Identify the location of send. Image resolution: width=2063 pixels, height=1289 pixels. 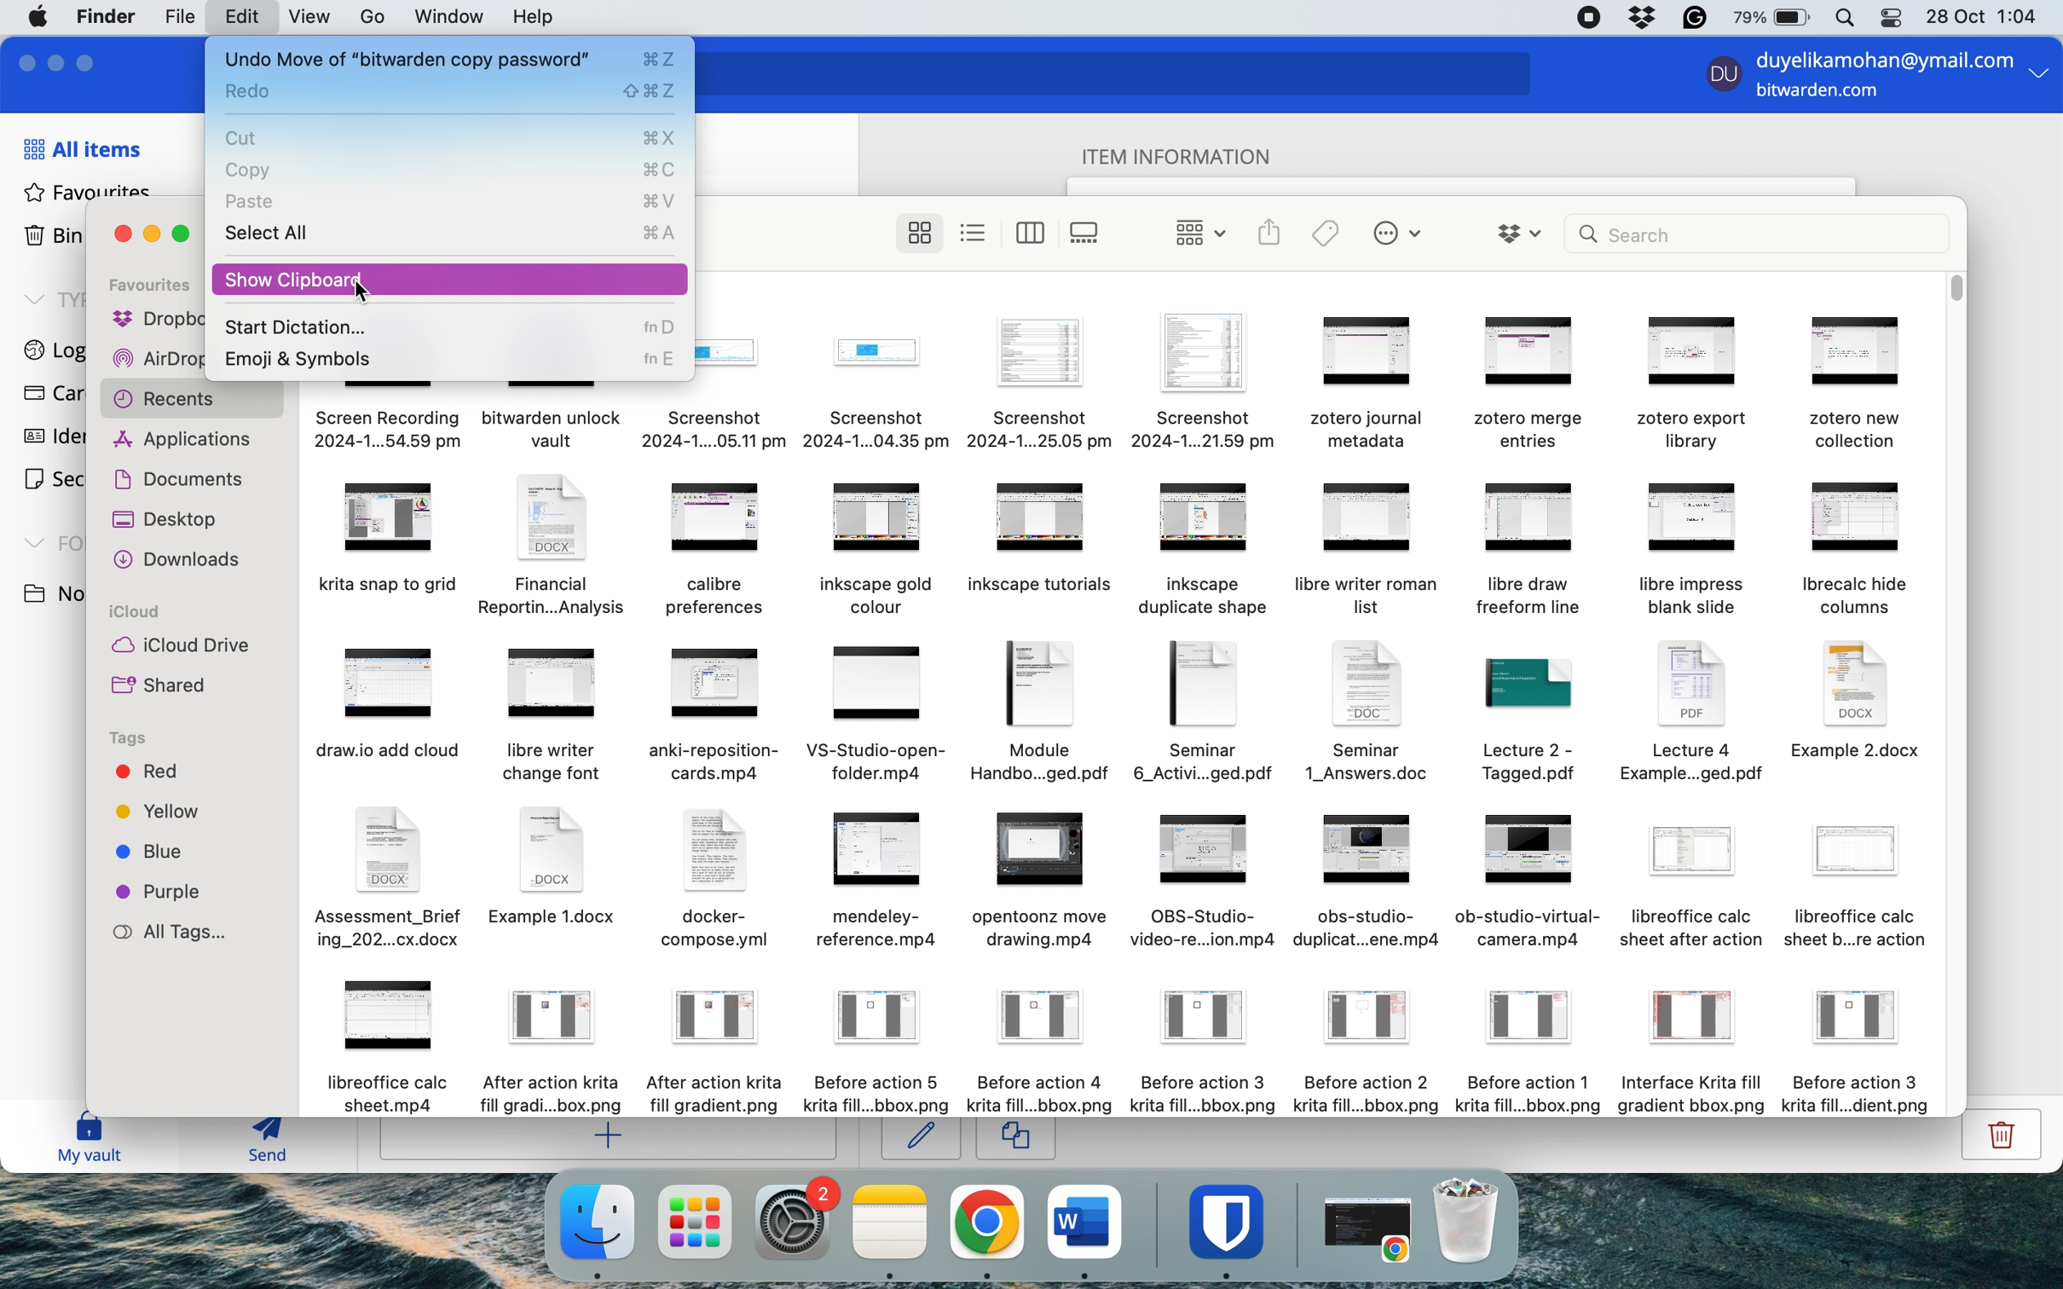
(257, 1143).